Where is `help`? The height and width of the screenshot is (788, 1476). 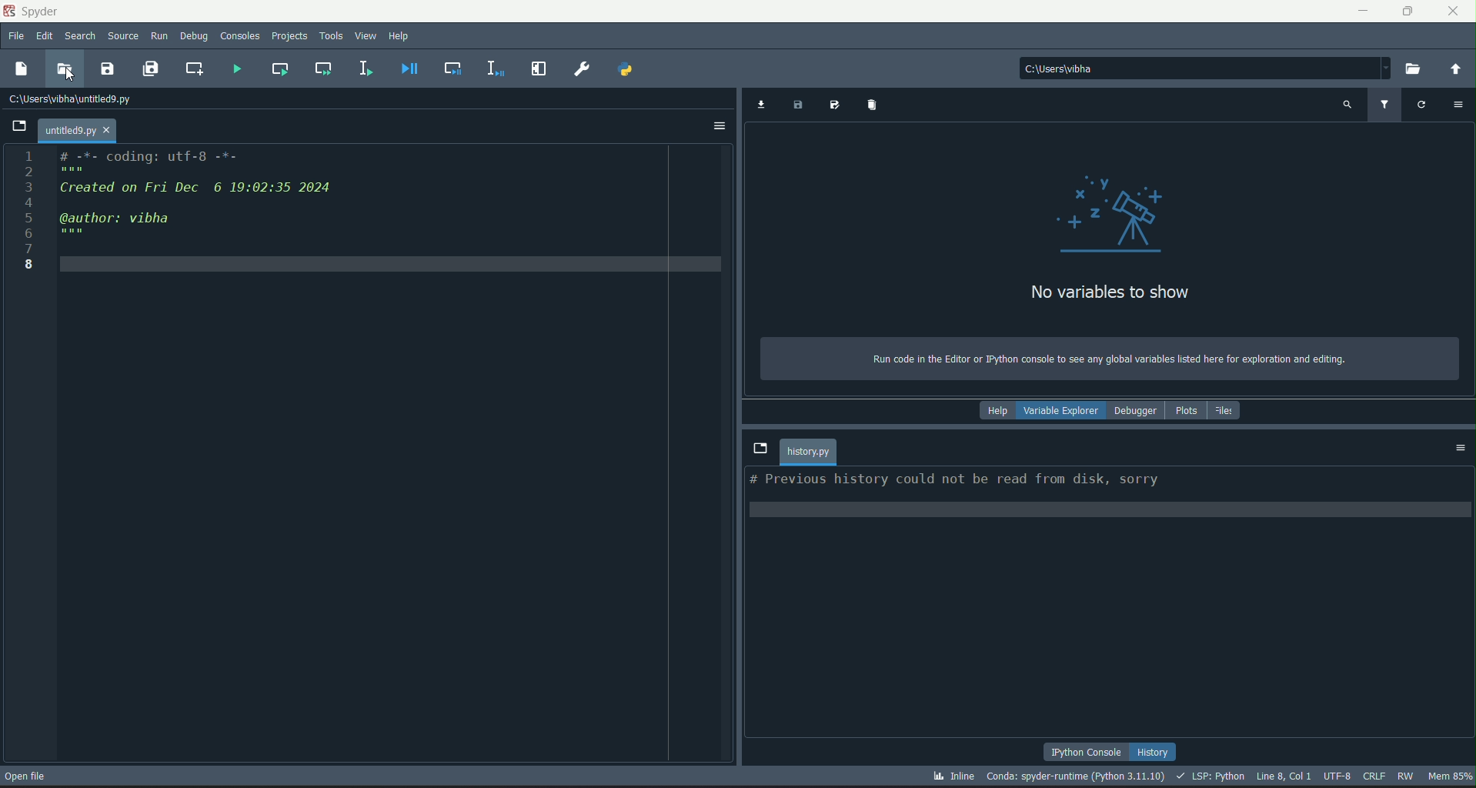 help is located at coordinates (406, 36).